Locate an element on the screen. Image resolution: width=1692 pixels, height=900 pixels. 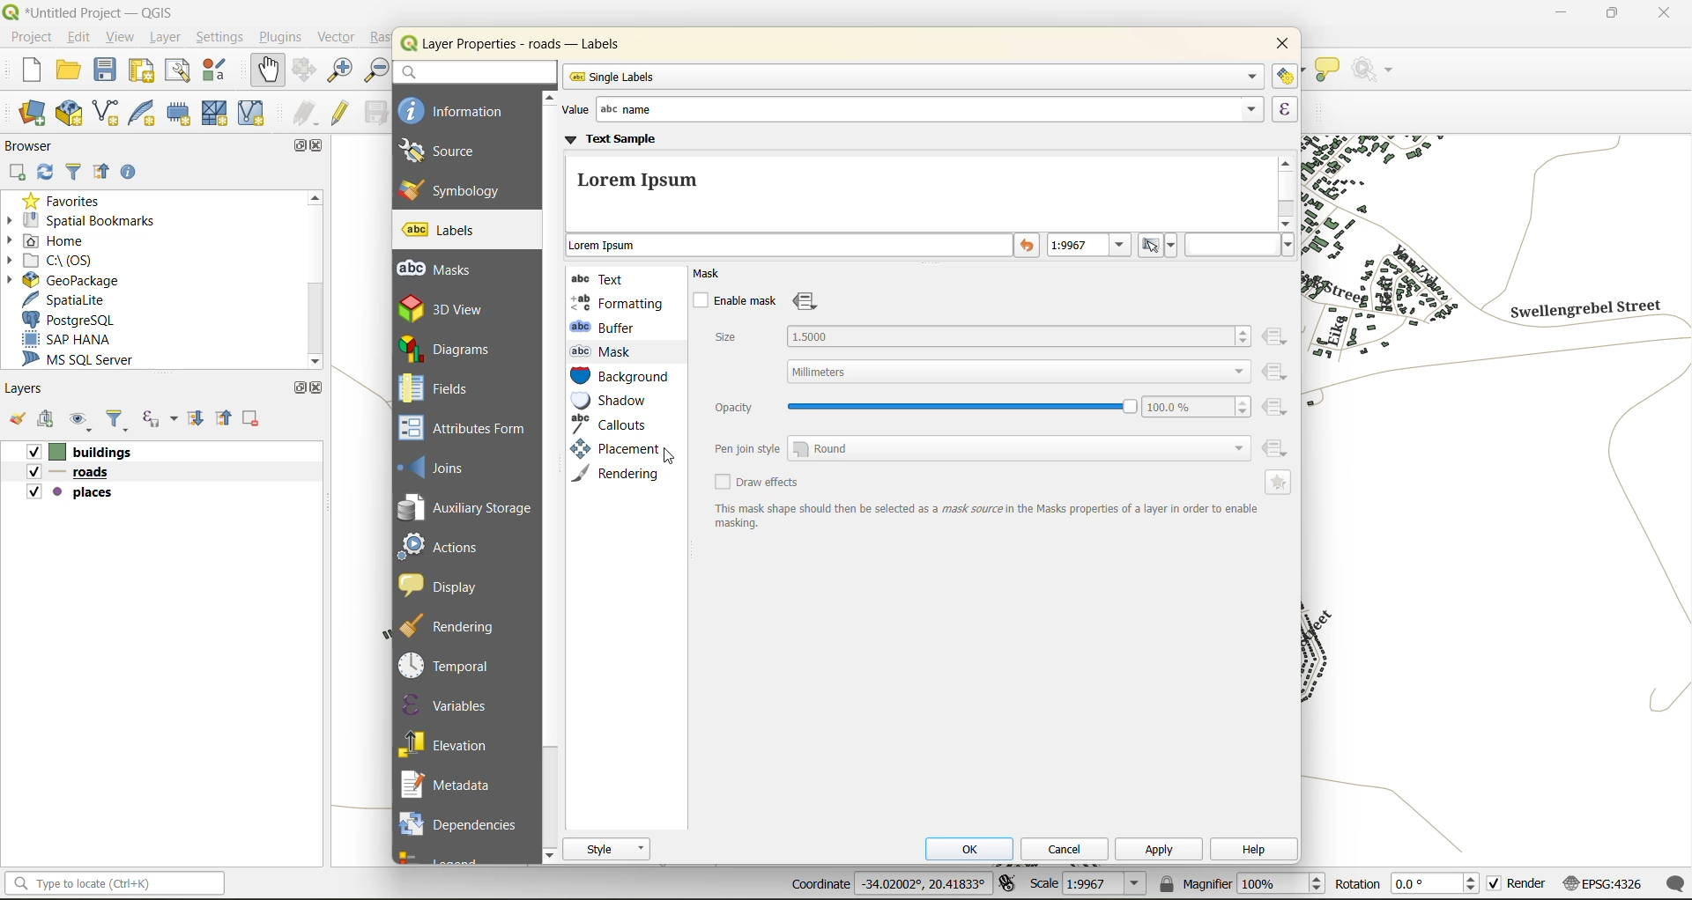
new geopackage layer is located at coordinates (74, 117).